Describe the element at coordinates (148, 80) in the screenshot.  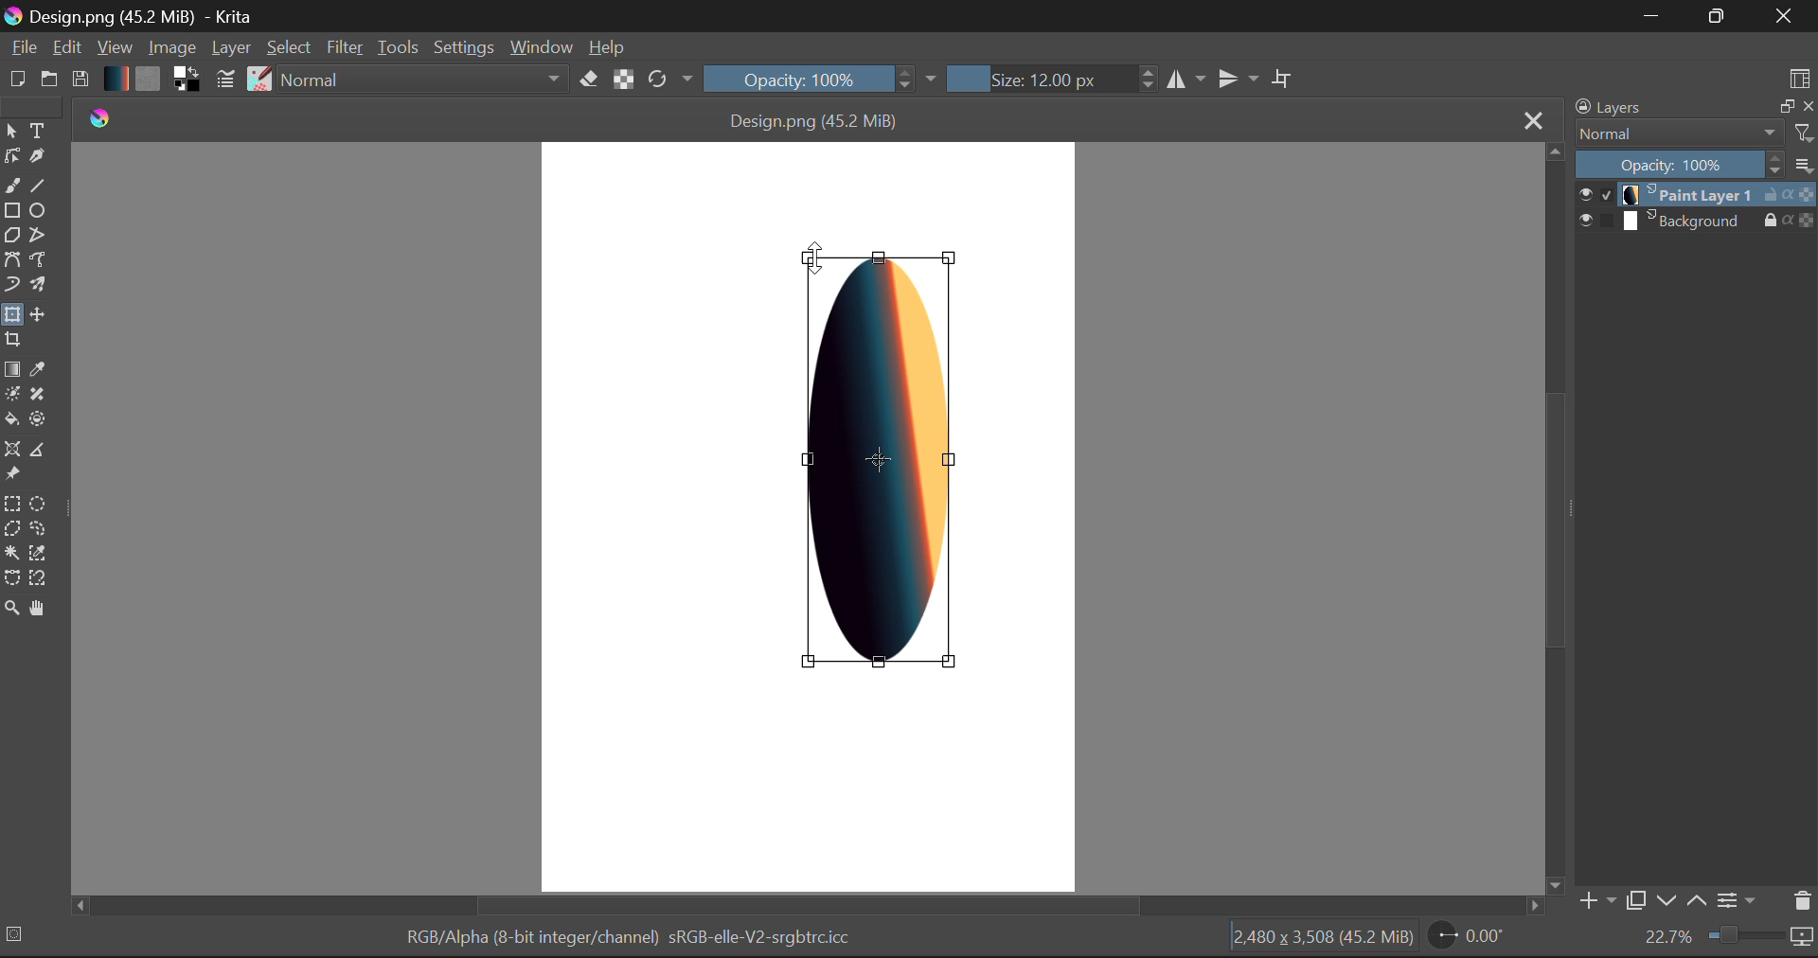
I see `Pattern` at that location.